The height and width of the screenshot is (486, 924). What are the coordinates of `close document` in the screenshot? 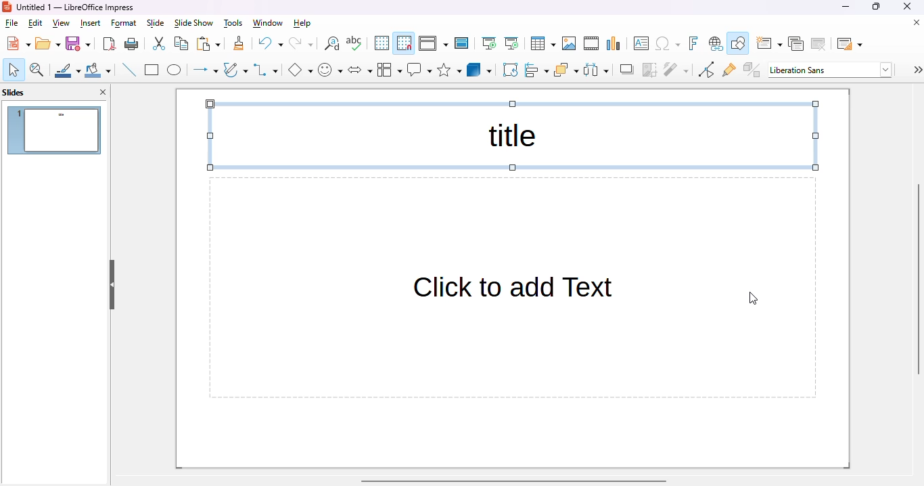 It's located at (914, 22).